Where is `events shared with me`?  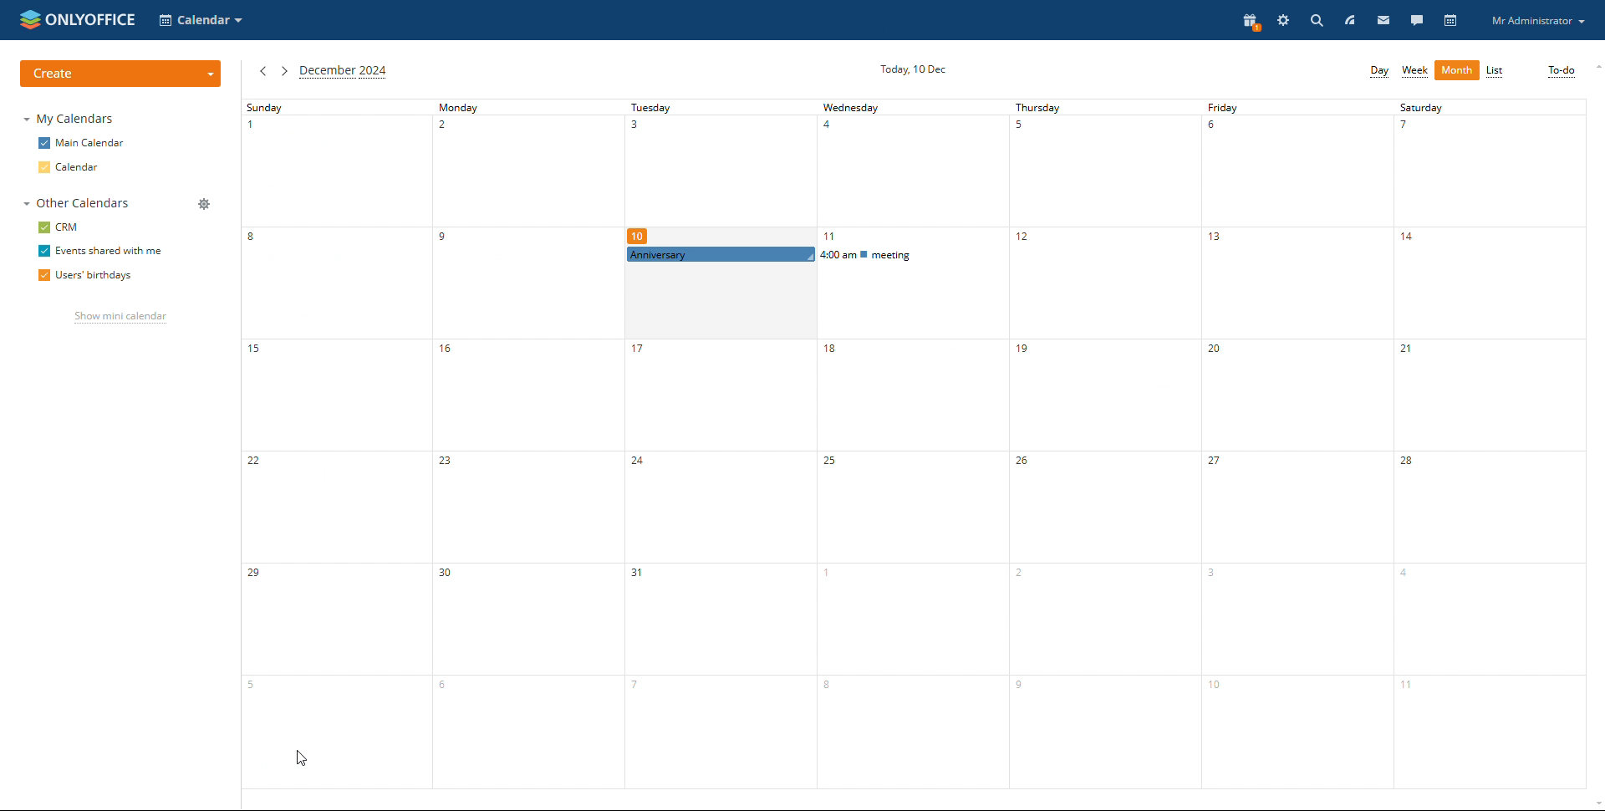
events shared with me is located at coordinates (98, 252).